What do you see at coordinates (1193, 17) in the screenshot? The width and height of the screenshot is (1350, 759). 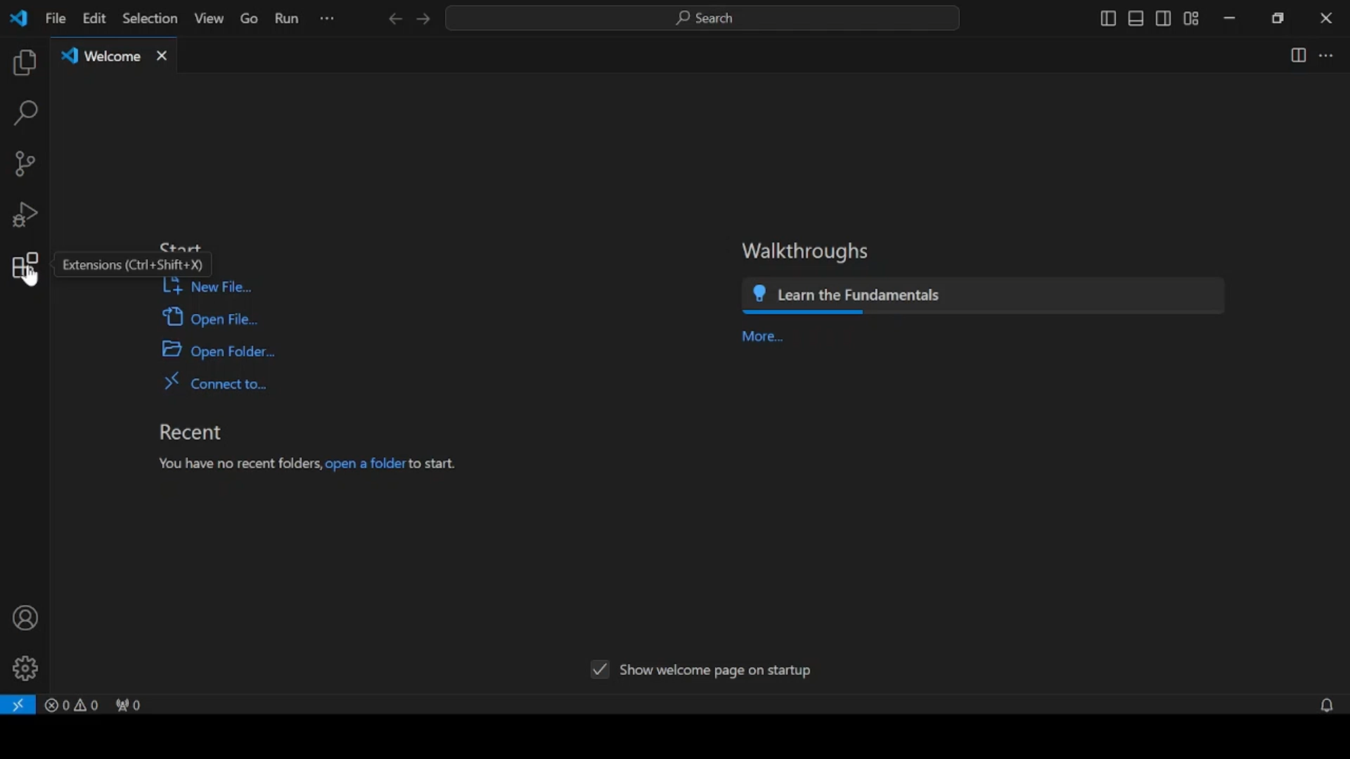 I see `customize layout` at bounding box center [1193, 17].